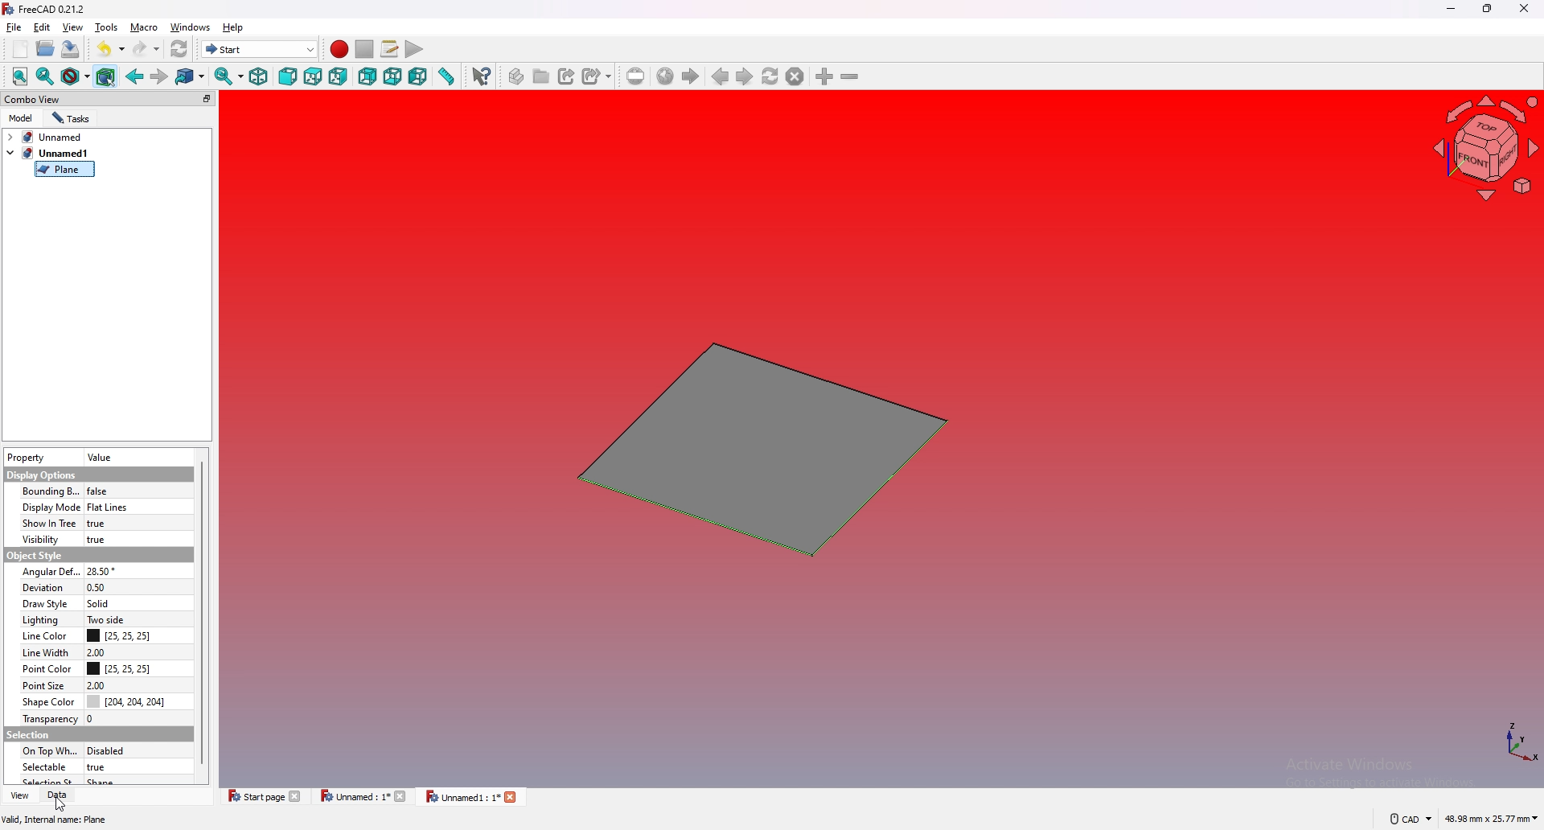 This screenshot has width=1544, height=830. Describe the element at coordinates (826, 76) in the screenshot. I see `zoom in` at that location.